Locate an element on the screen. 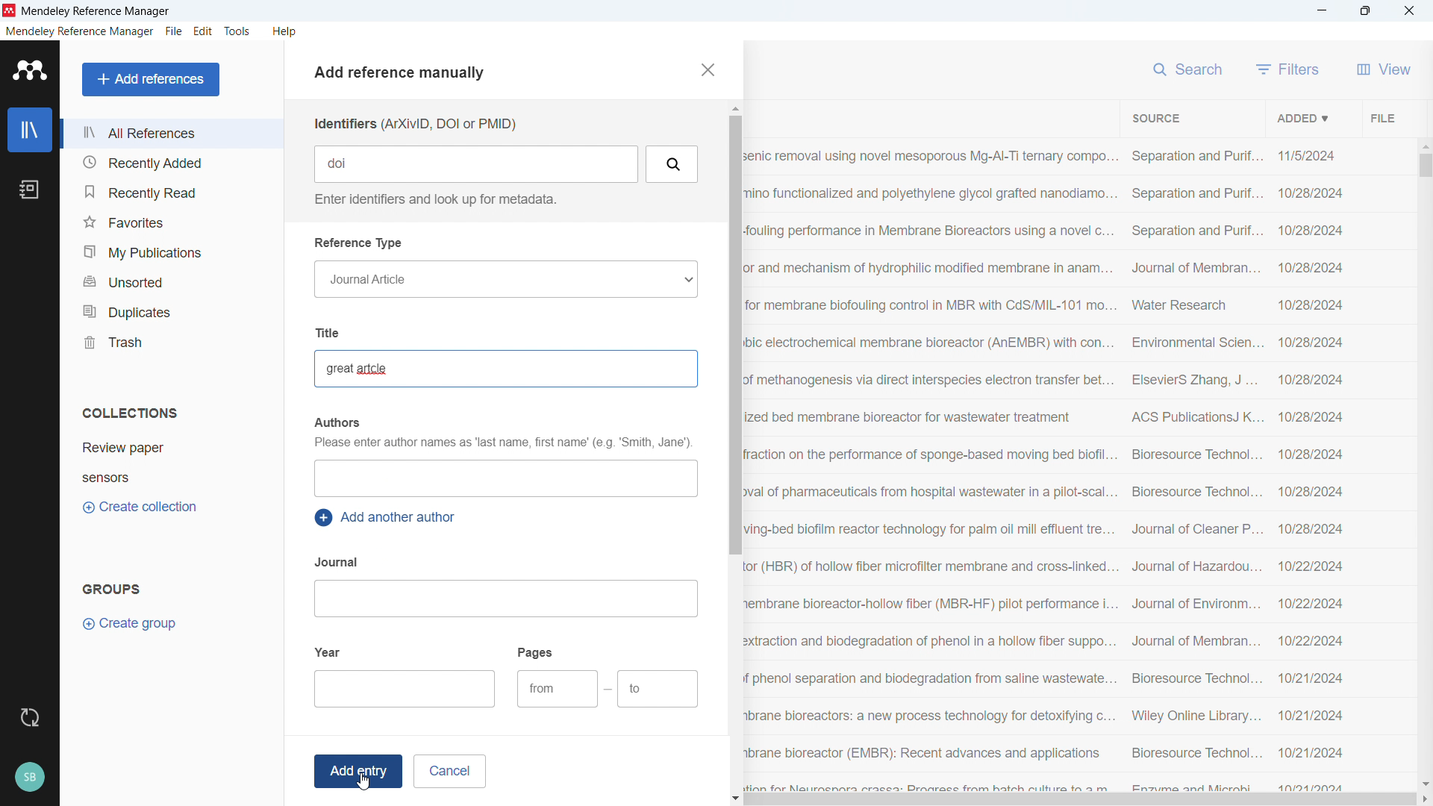 The height and width of the screenshot is (806, 1433). Edit  is located at coordinates (204, 31).